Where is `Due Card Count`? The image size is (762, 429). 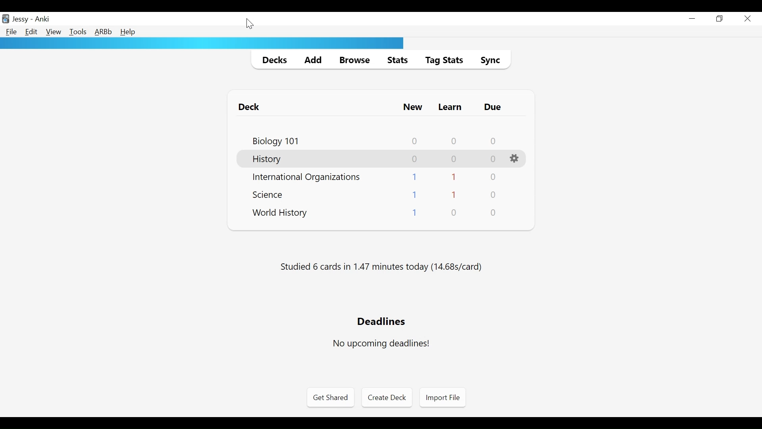
Due Card Count is located at coordinates (495, 213).